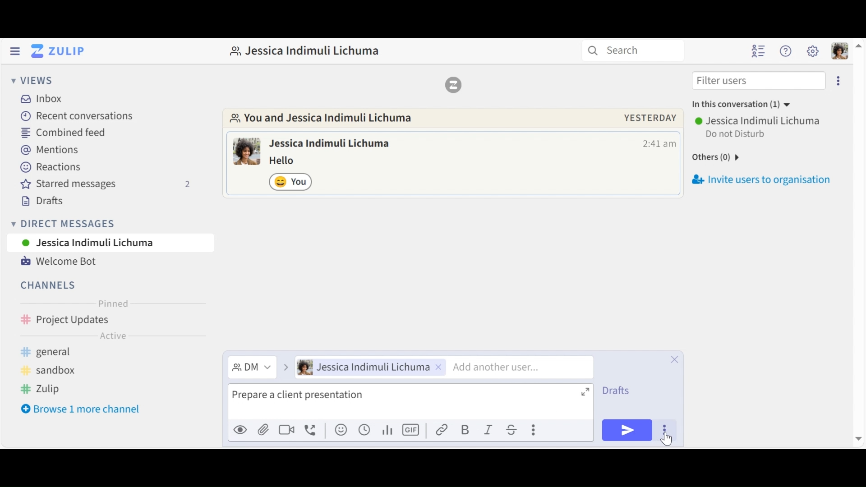 The height and width of the screenshot is (487, 866). I want to click on Add polls, so click(387, 430).